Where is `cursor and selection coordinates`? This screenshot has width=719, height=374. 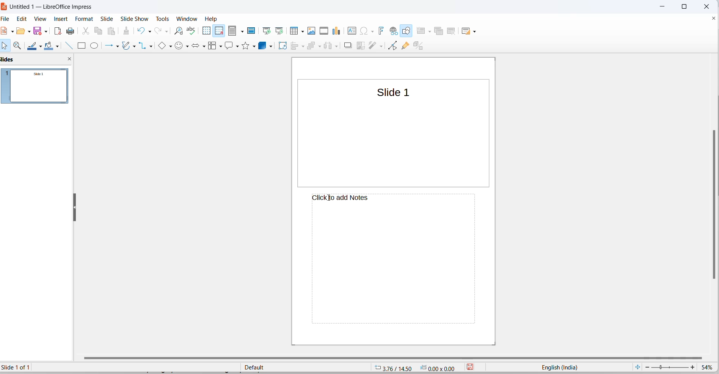 cursor and selection coordinates is located at coordinates (417, 367).